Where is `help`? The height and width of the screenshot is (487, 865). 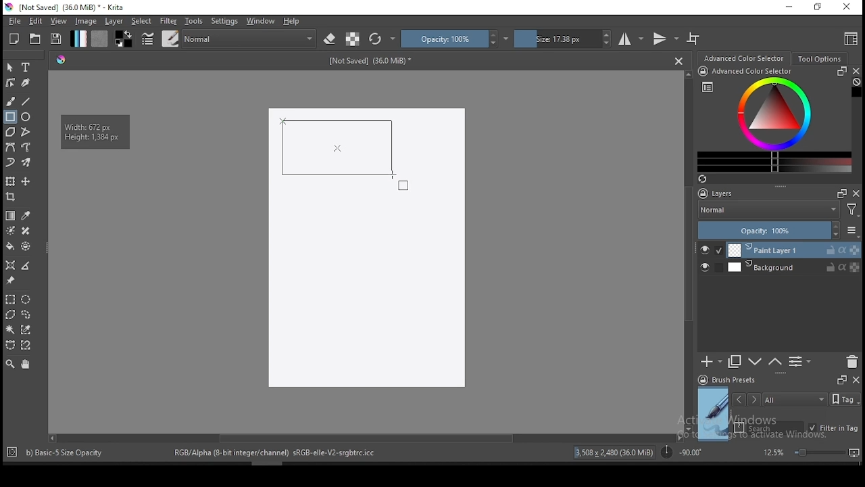 help is located at coordinates (294, 22).